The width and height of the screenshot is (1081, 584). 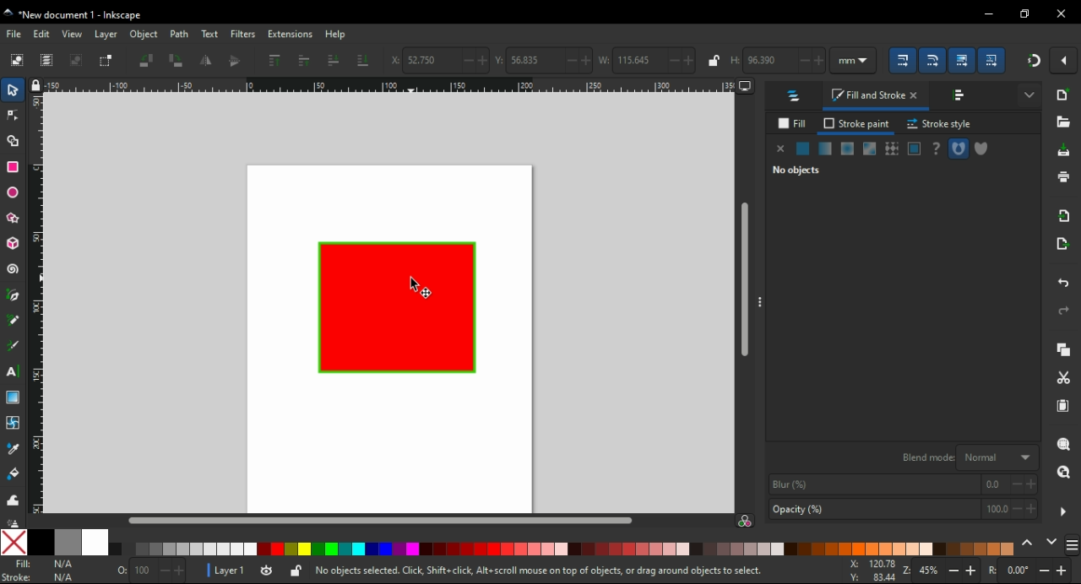 I want to click on visibility, so click(x=265, y=571).